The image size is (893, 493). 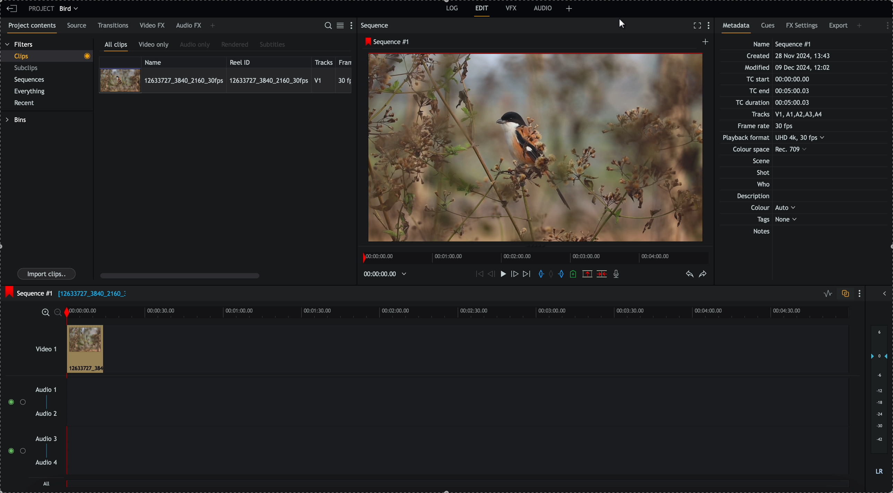 I want to click on log, so click(x=451, y=9).